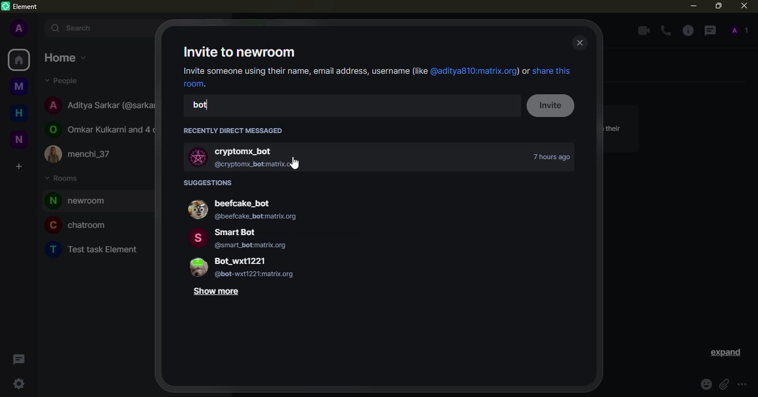  What do you see at coordinates (63, 179) in the screenshot?
I see `rooms` at bounding box center [63, 179].